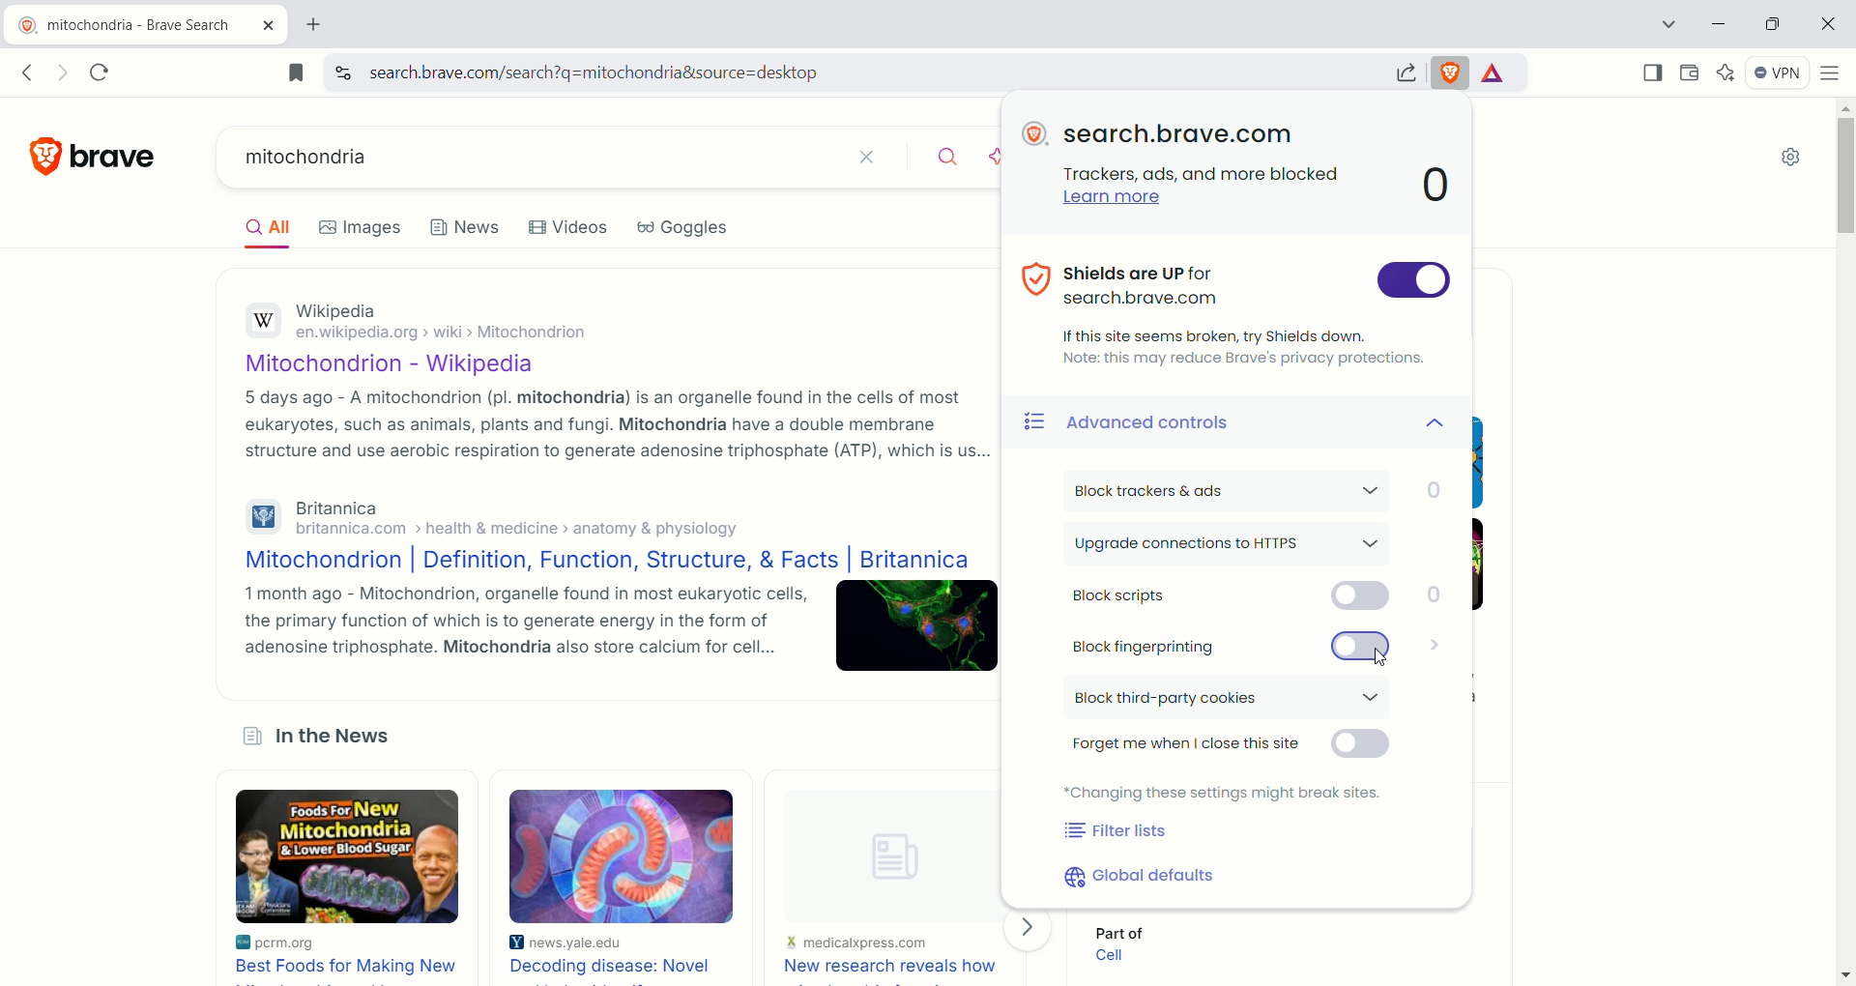  I want to click on Ww Wikipedia
en.wikipedia.org > wiki > Mitochondrion, so click(451, 325).